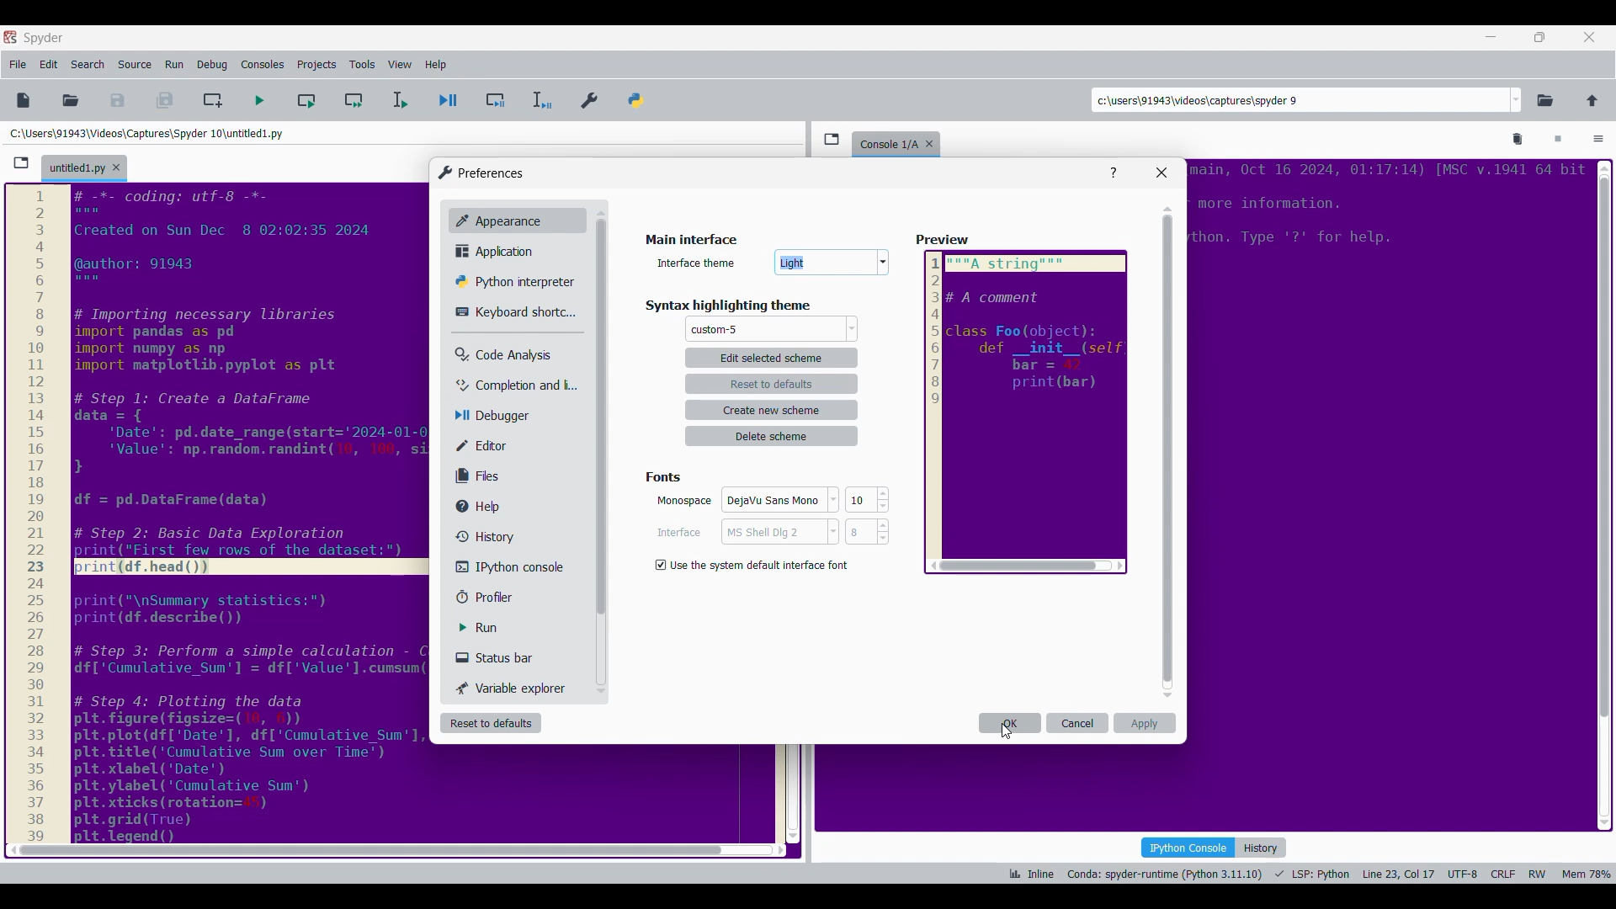 Image resolution: width=1616 pixels, height=909 pixels. I want to click on Help menu, so click(435, 65).